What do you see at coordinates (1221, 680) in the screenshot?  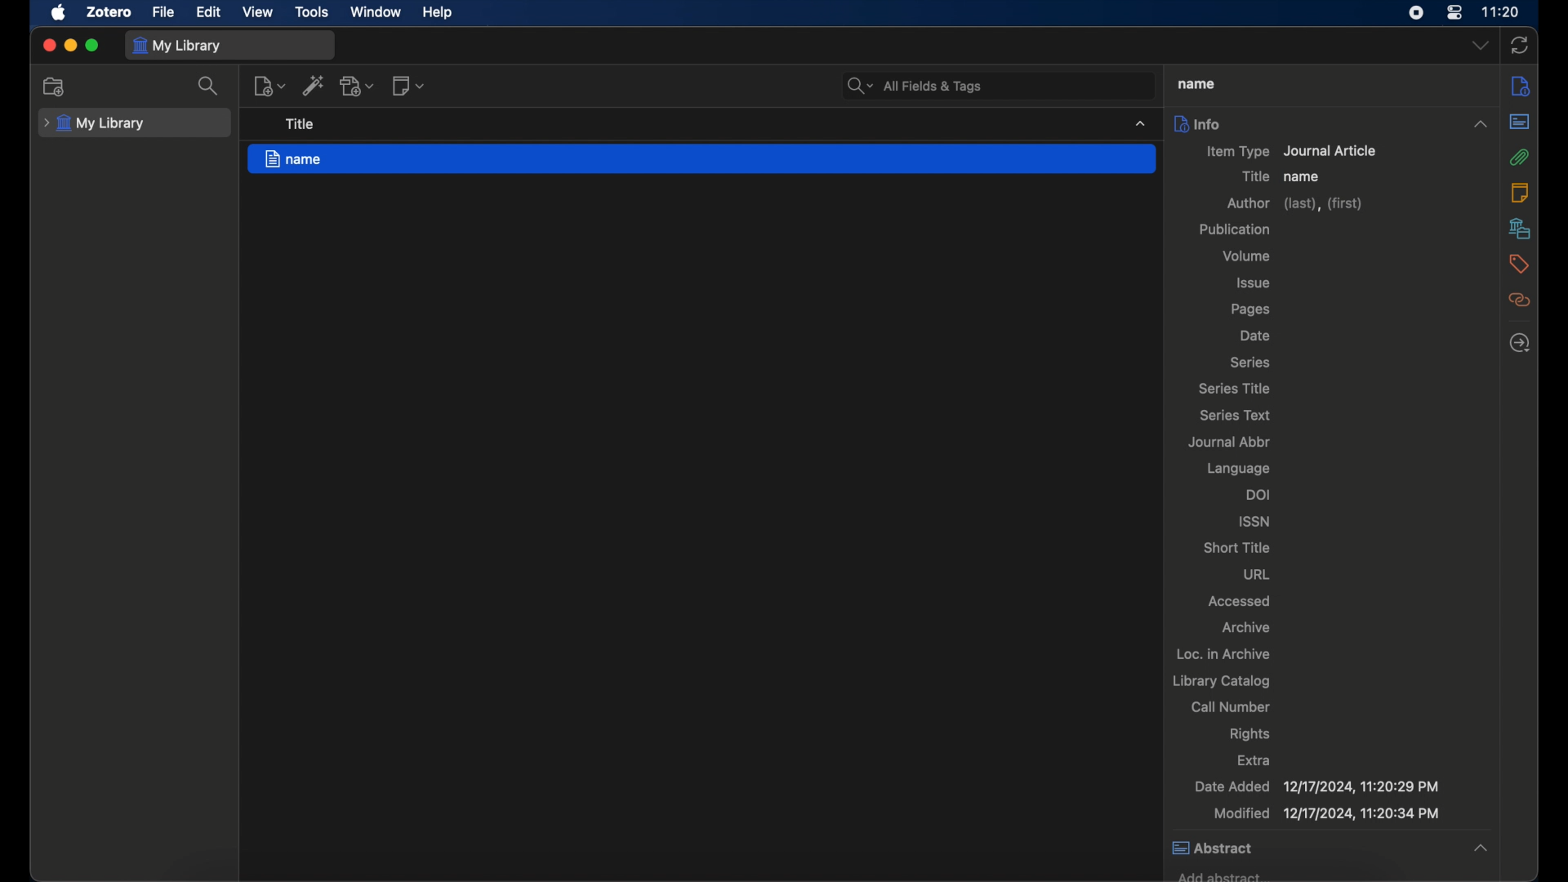 I see `library catalog` at bounding box center [1221, 680].